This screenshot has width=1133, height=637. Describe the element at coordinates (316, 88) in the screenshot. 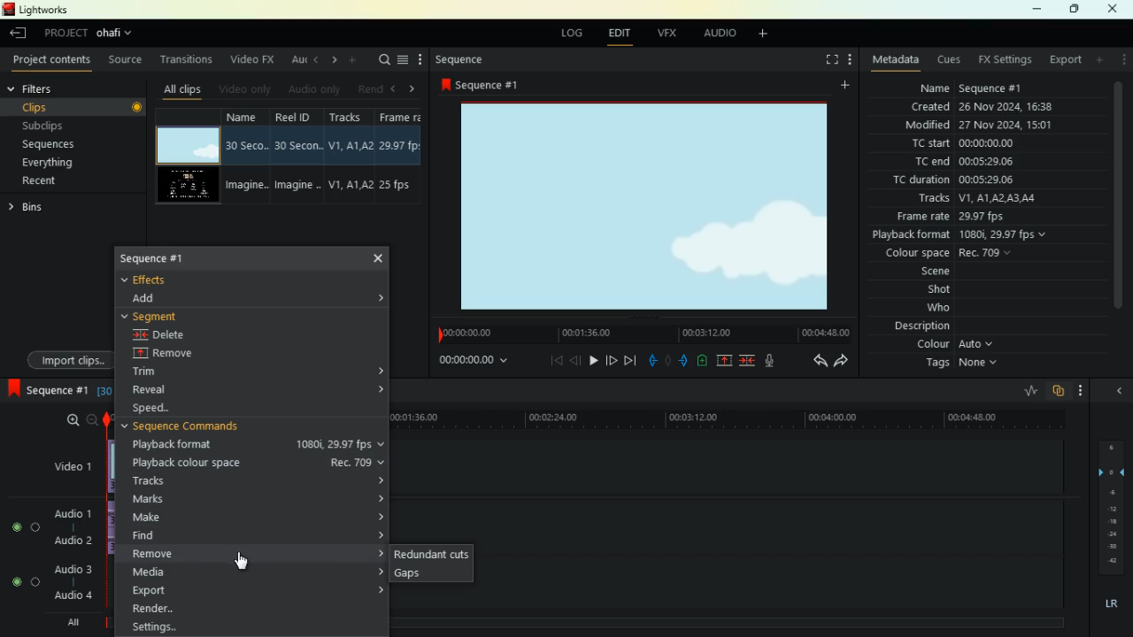

I see `audio only` at that location.